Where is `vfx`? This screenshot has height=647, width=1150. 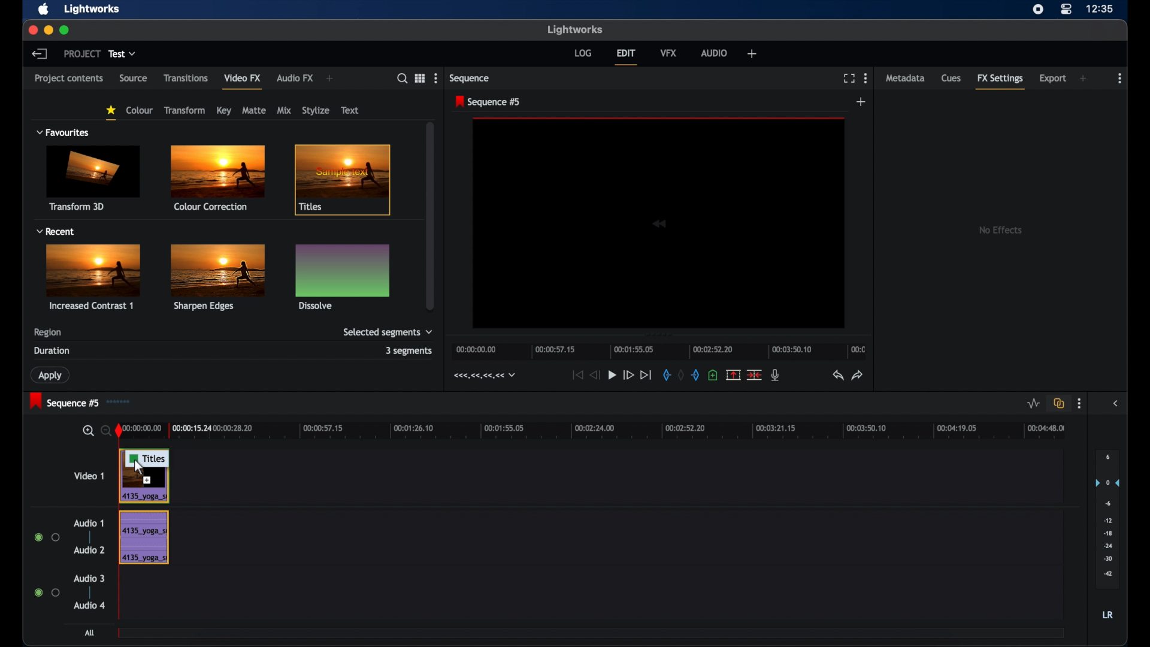 vfx is located at coordinates (669, 53).